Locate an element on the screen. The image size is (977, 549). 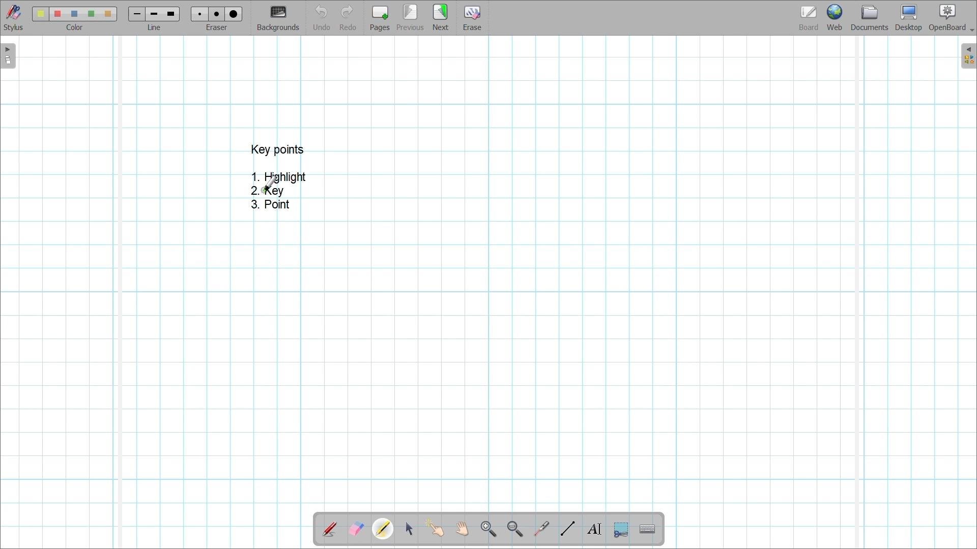
Redo is located at coordinates (348, 17).